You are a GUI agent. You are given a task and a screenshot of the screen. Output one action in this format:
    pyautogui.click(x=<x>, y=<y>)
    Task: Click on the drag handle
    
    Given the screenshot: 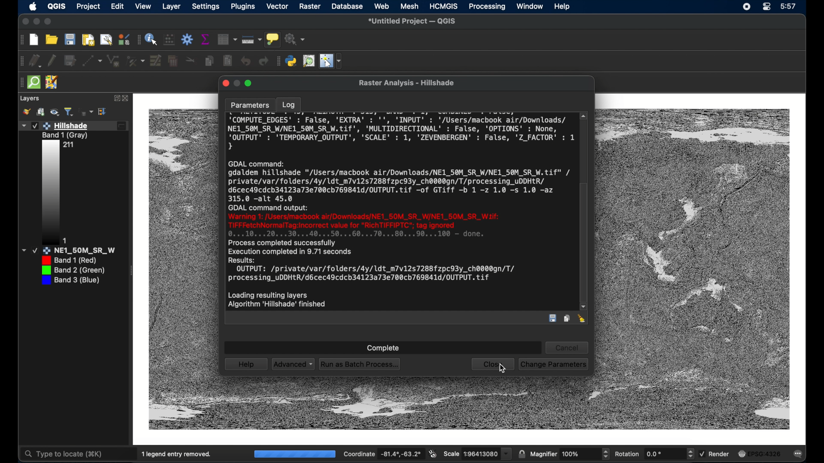 What is the action you would take?
    pyautogui.click(x=20, y=82)
    